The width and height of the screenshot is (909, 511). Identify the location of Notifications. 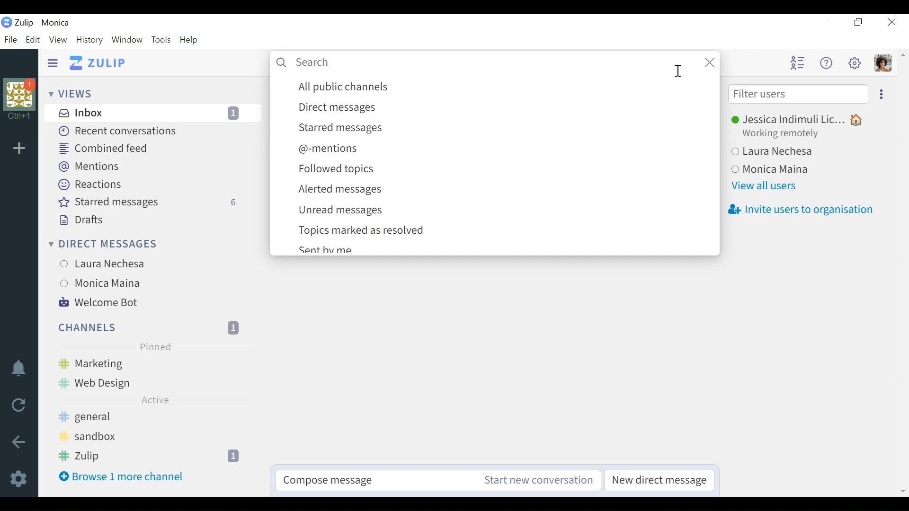
(18, 370).